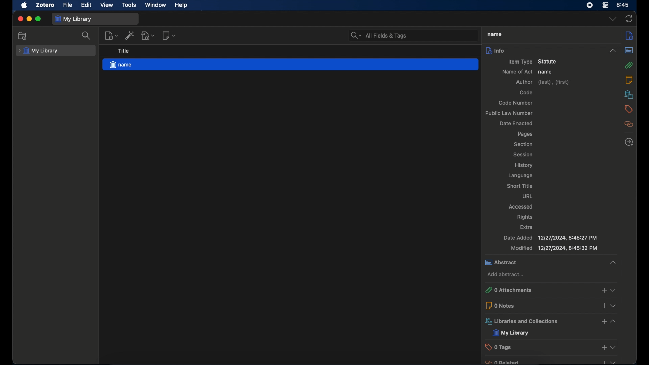 Image resolution: width=649 pixels, height=365 pixels. Describe the element at coordinates (541, 262) in the screenshot. I see `abstract` at that location.